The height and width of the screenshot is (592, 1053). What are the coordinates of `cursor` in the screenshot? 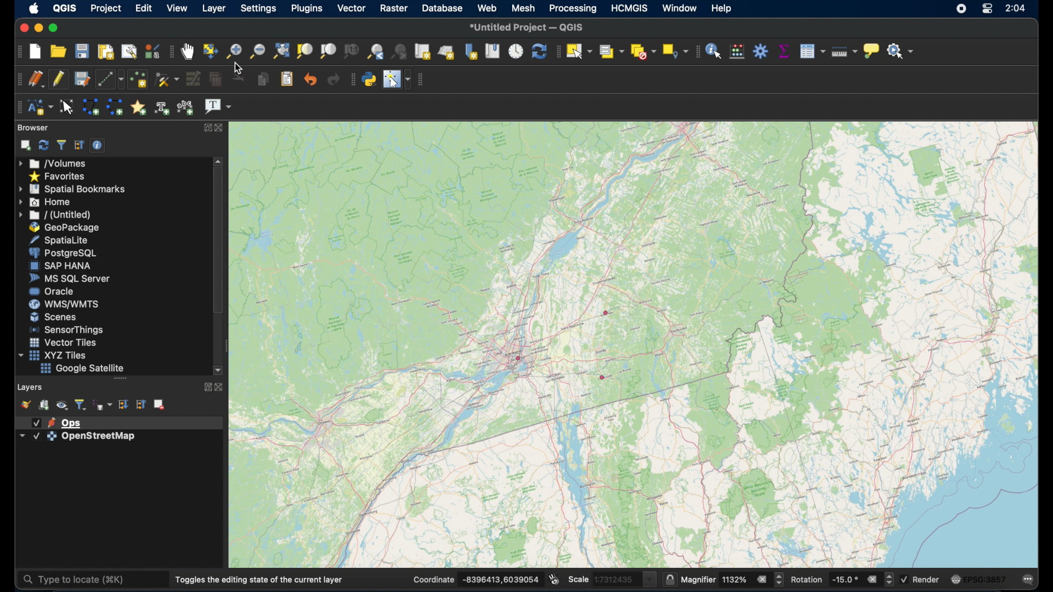 It's located at (240, 66).